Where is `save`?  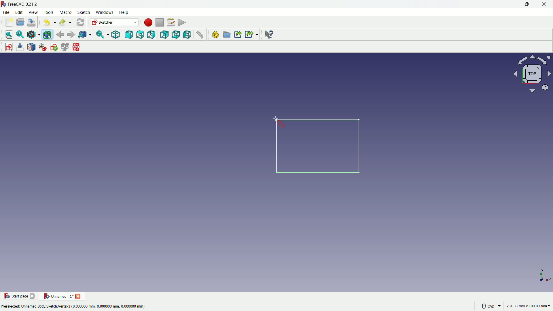 save is located at coordinates (32, 22).